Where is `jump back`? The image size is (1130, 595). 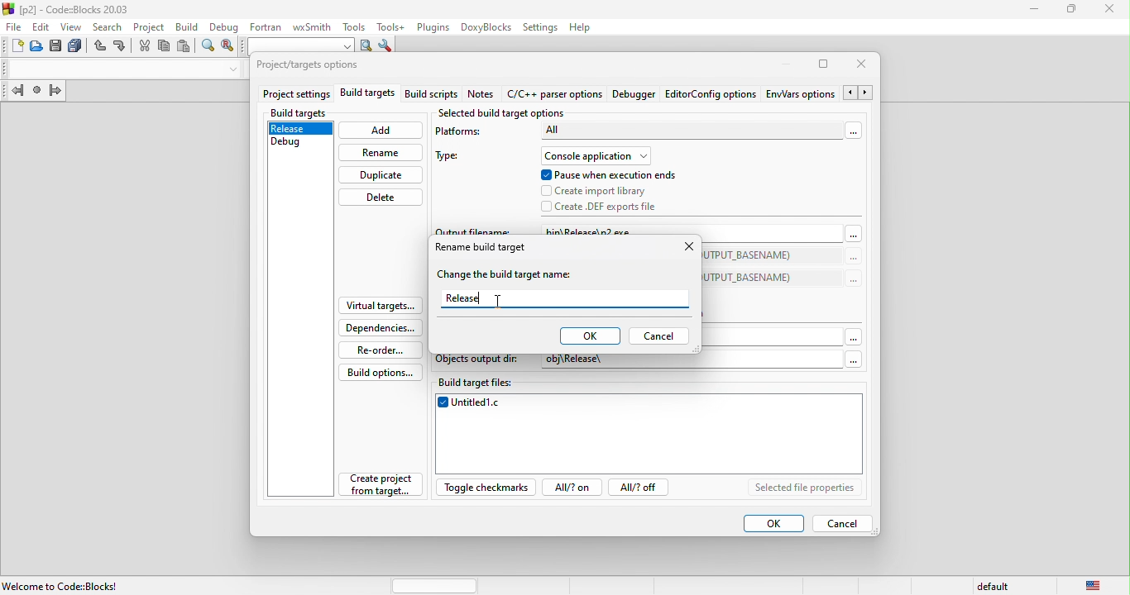
jump back is located at coordinates (14, 93).